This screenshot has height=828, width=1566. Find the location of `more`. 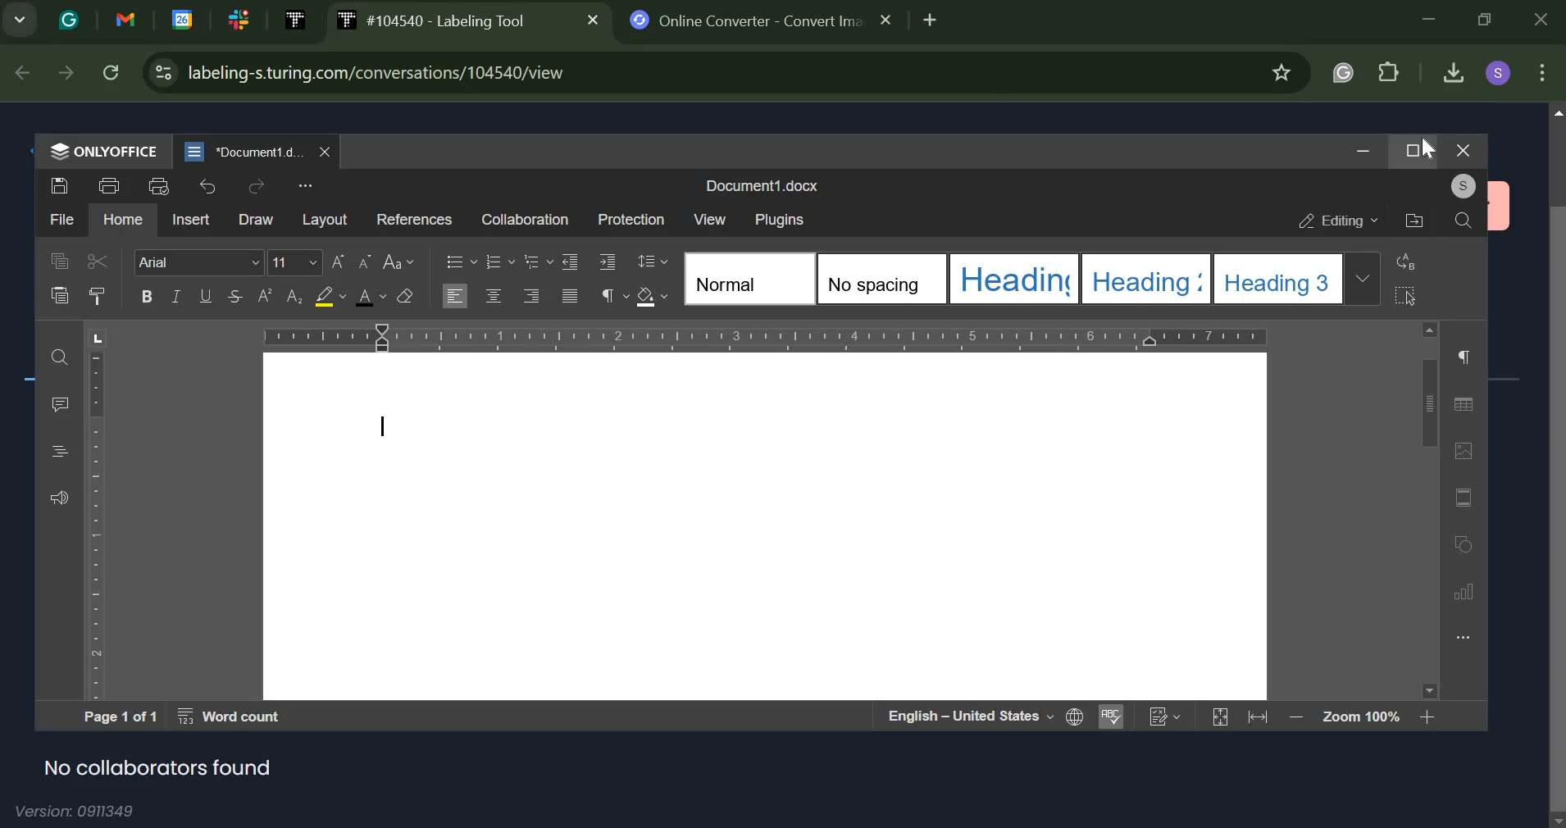

more is located at coordinates (303, 186).